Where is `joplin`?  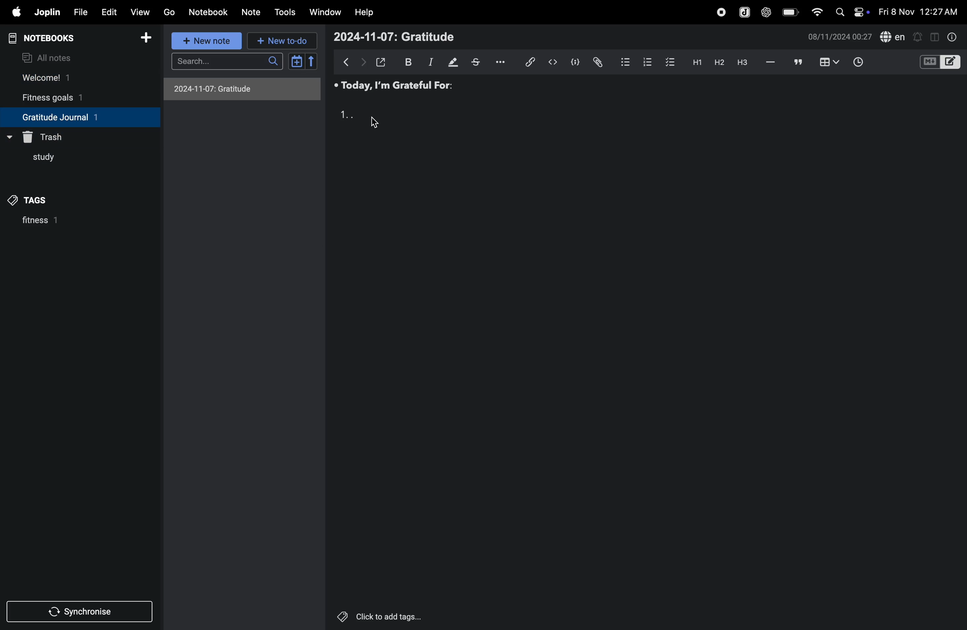 joplin is located at coordinates (48, 11).